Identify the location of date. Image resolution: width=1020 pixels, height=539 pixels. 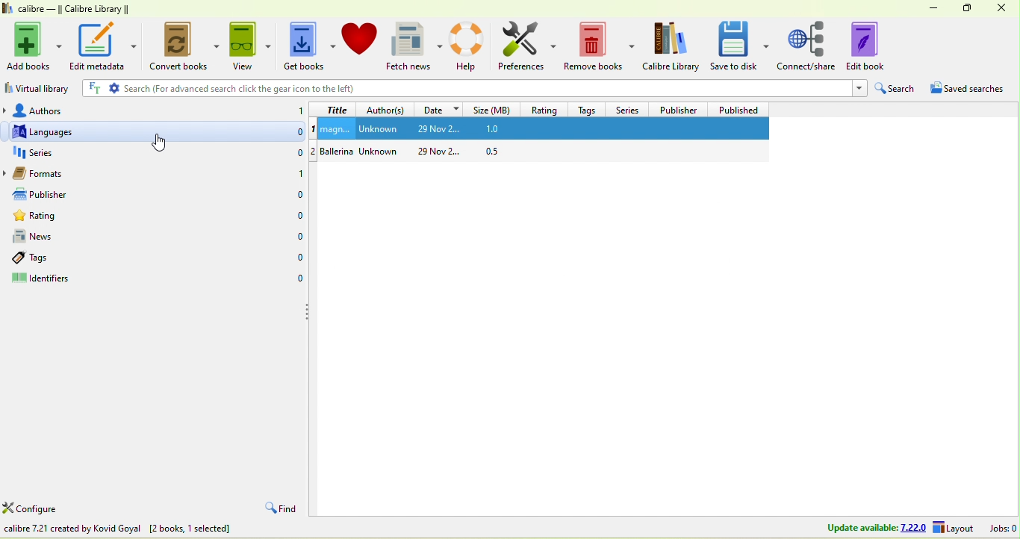
(433, 110).